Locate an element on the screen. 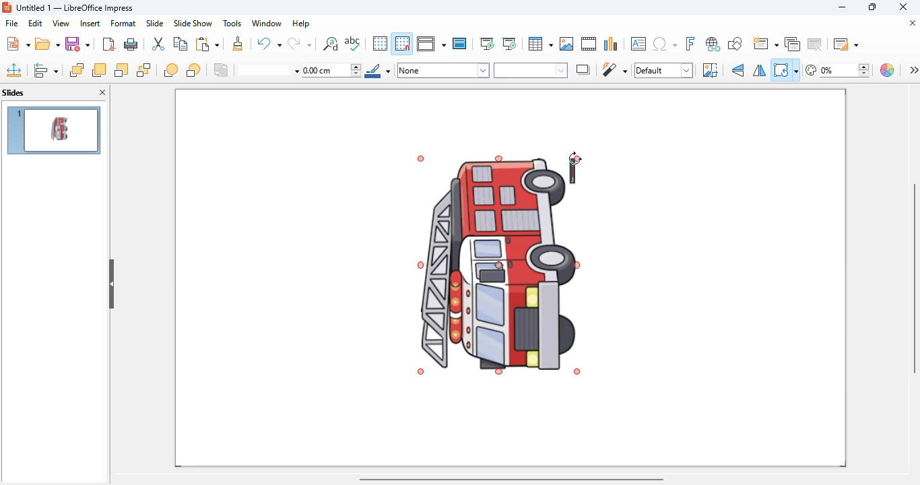  transformations is located at coordinates (785, 70).